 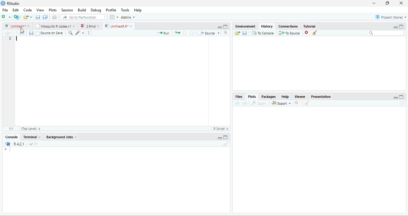 What do you see at coordinates (6, 17) in the screenshot?
I see `New file` at bounding box center [6, 17].